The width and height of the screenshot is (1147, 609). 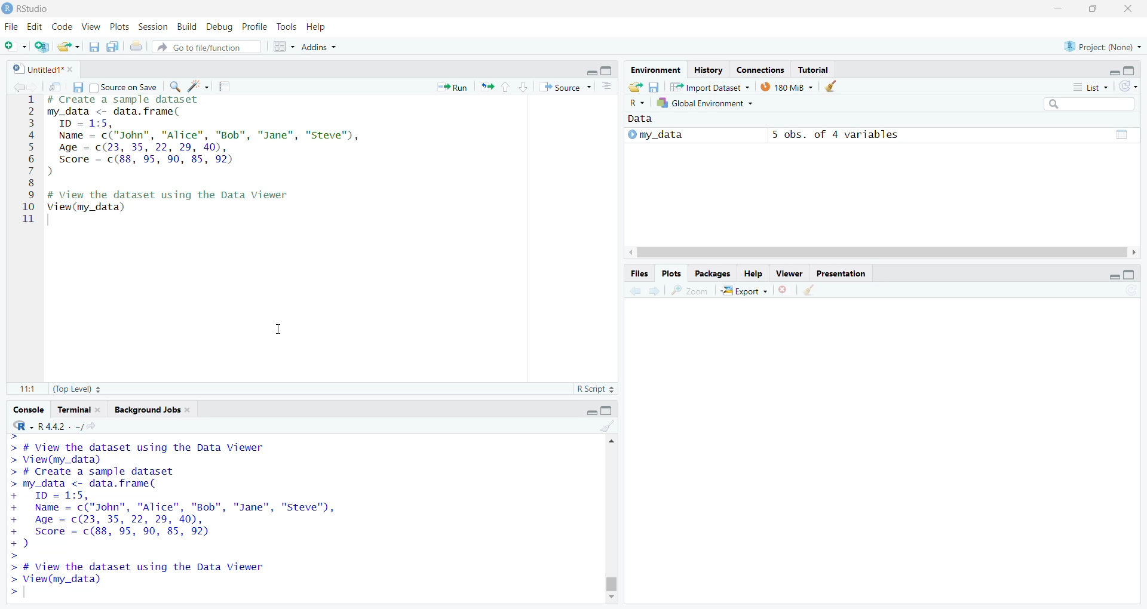 What do you see at coordinates (79, 409) in the screenshot?
I see `Terminal` at bounding box center [79, 409].